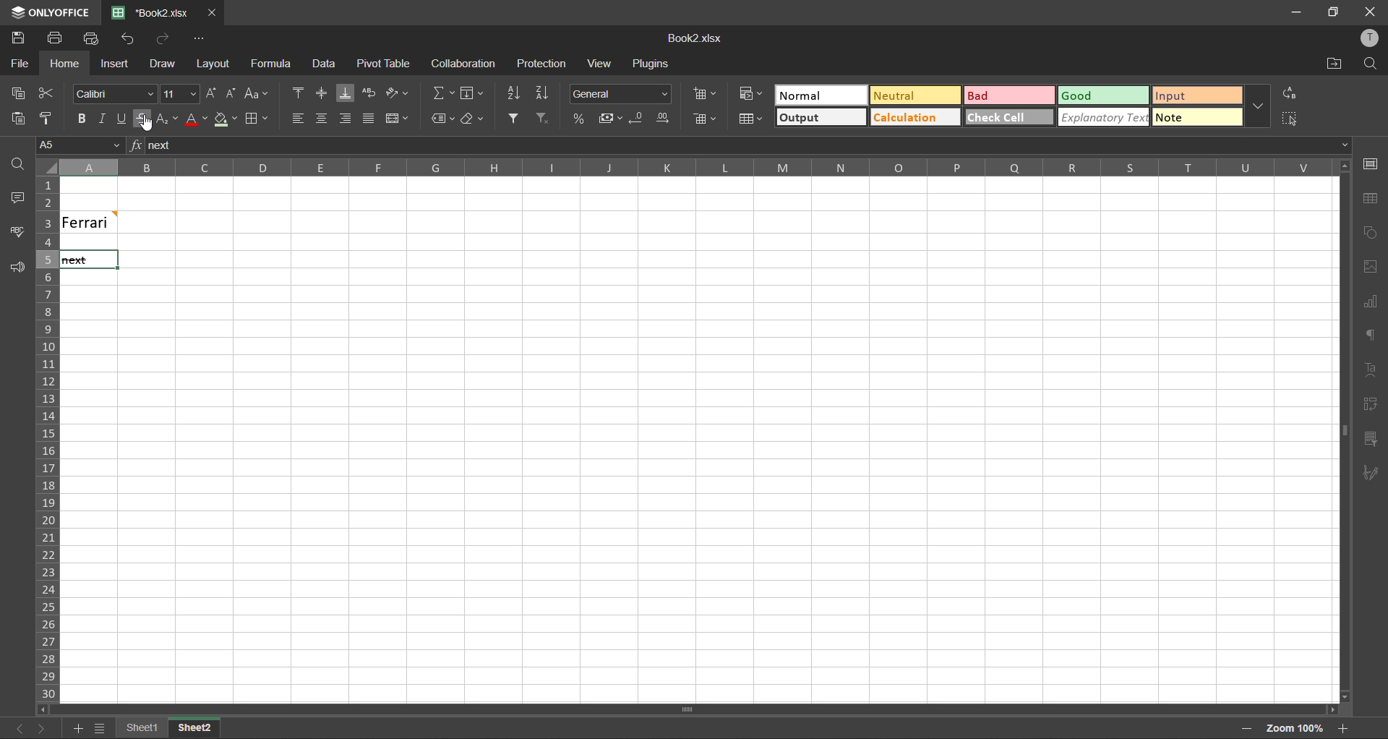  Describe the element at coordinates (87, 222) in the screenshot. I see `Ferrari` at that location.